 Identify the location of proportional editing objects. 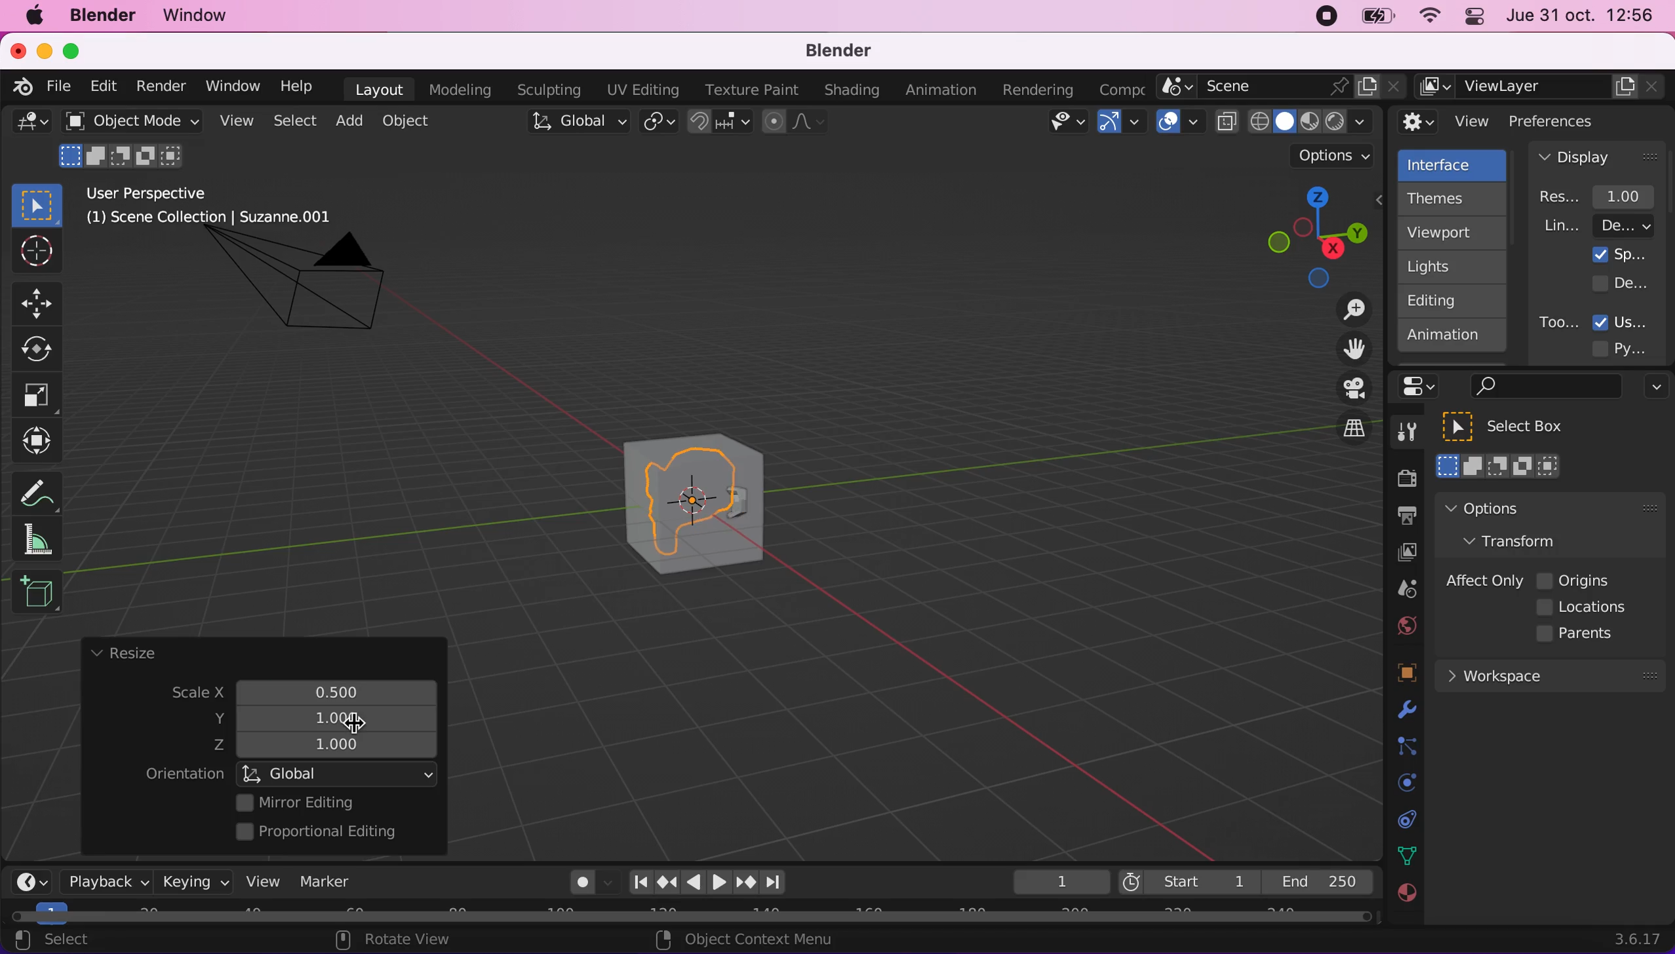
(796, 123).